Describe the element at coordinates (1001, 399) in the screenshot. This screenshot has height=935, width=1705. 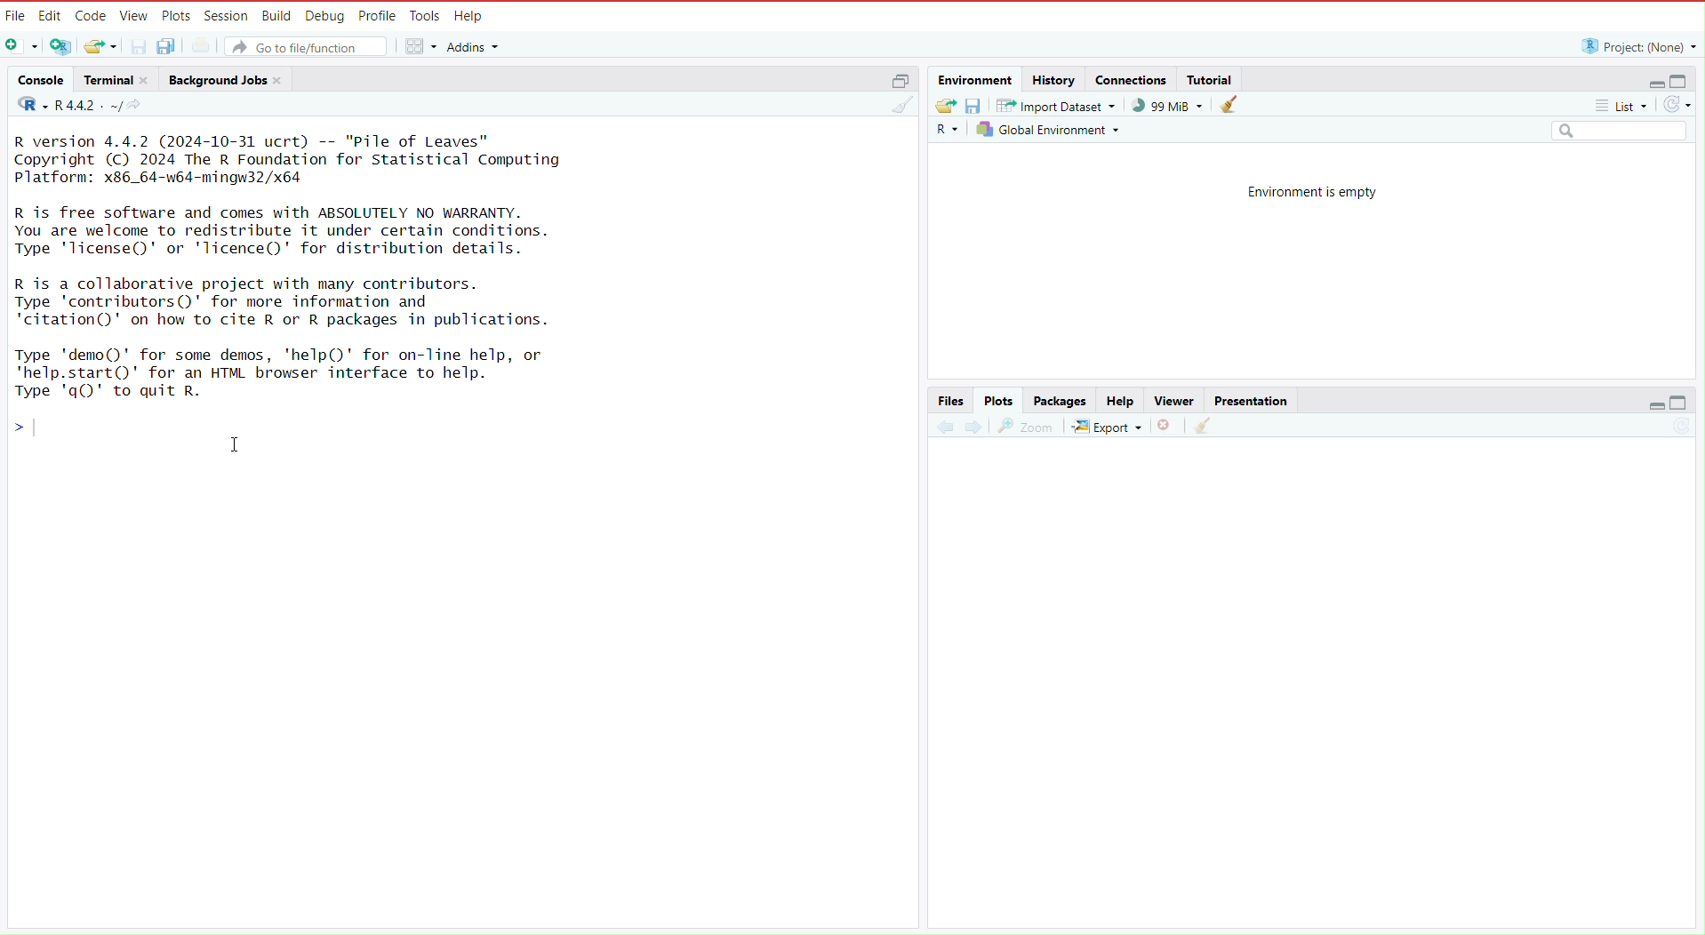
I see `plots` at that location.